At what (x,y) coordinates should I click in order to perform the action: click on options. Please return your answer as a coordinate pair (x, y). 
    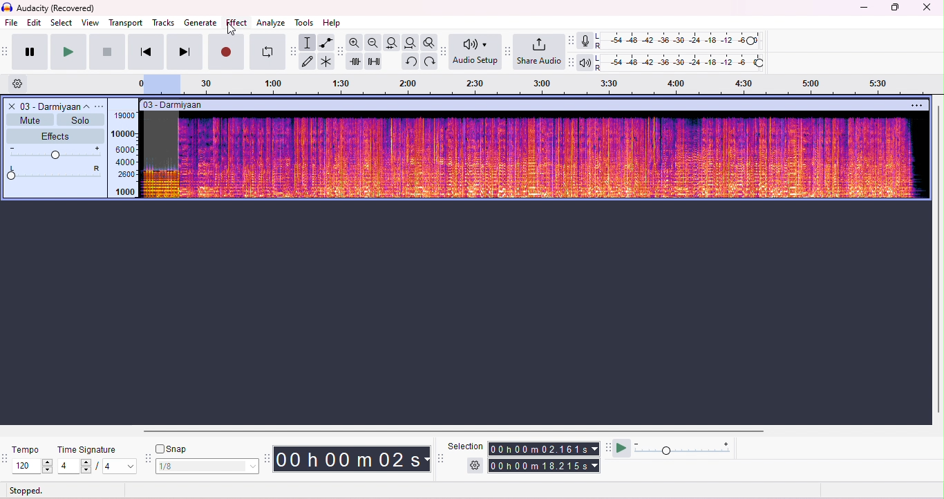
    Looking at the image, I should click on (916, 105).